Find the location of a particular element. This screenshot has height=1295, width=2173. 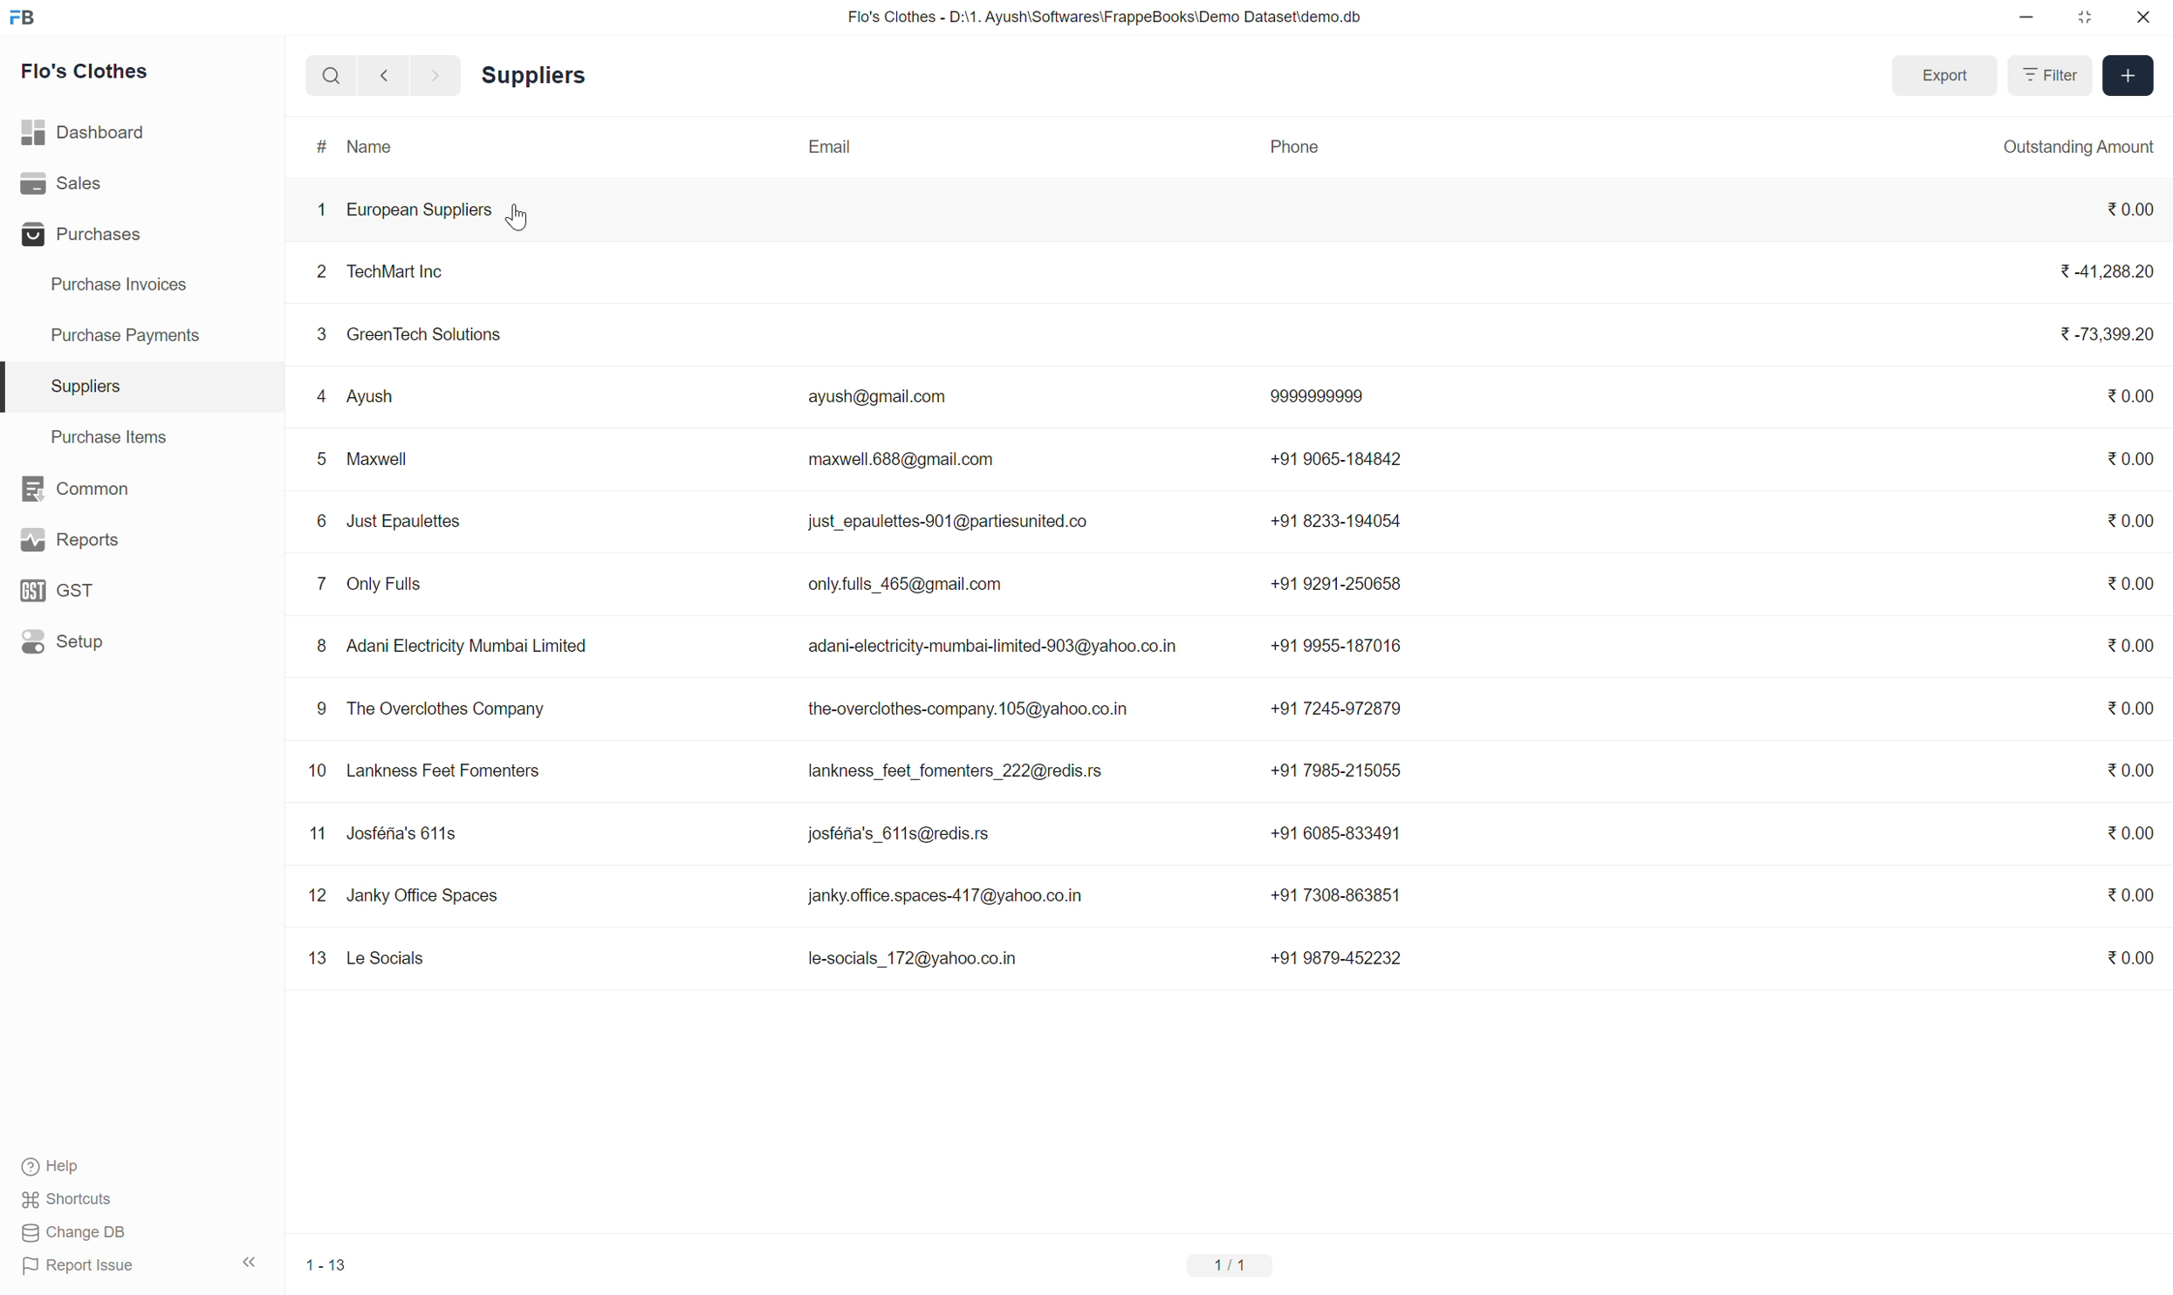

2 is located at coordinates (314, 267).